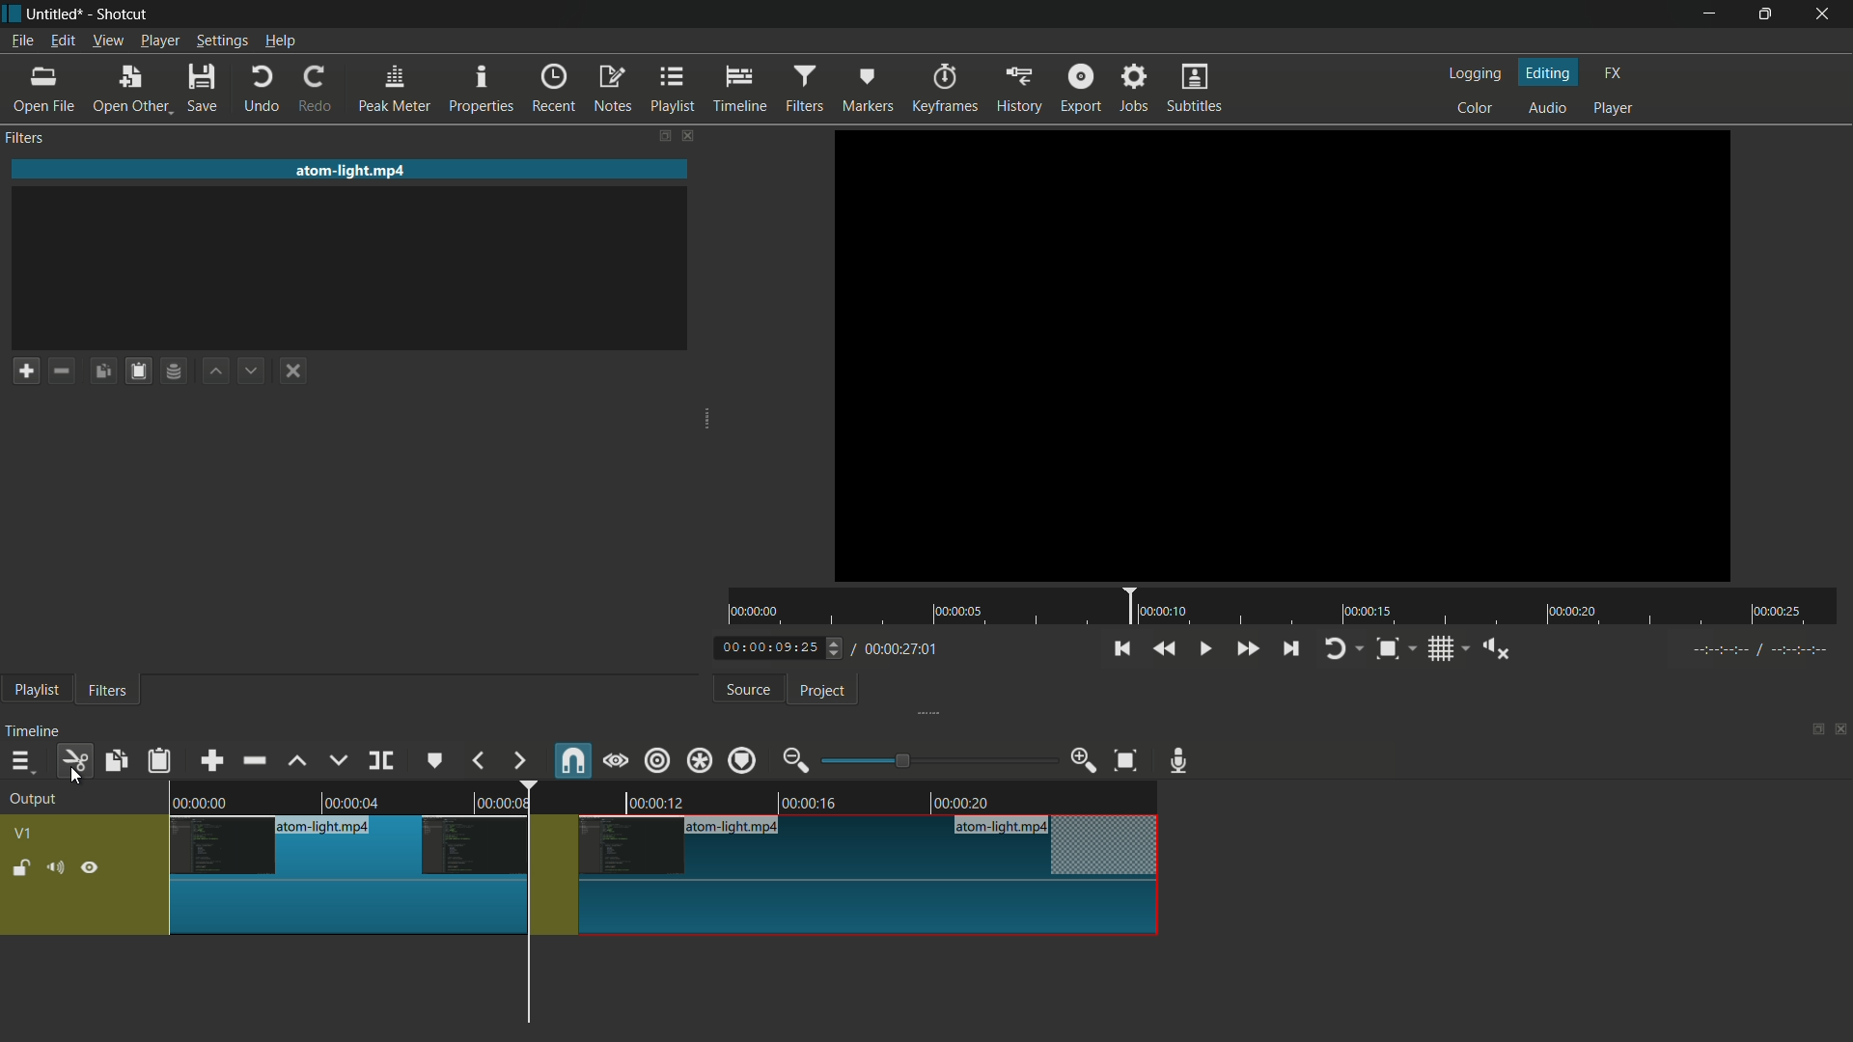 This screenshot has height=1042, width=1853. I want to click on open other, so click(132, 90).